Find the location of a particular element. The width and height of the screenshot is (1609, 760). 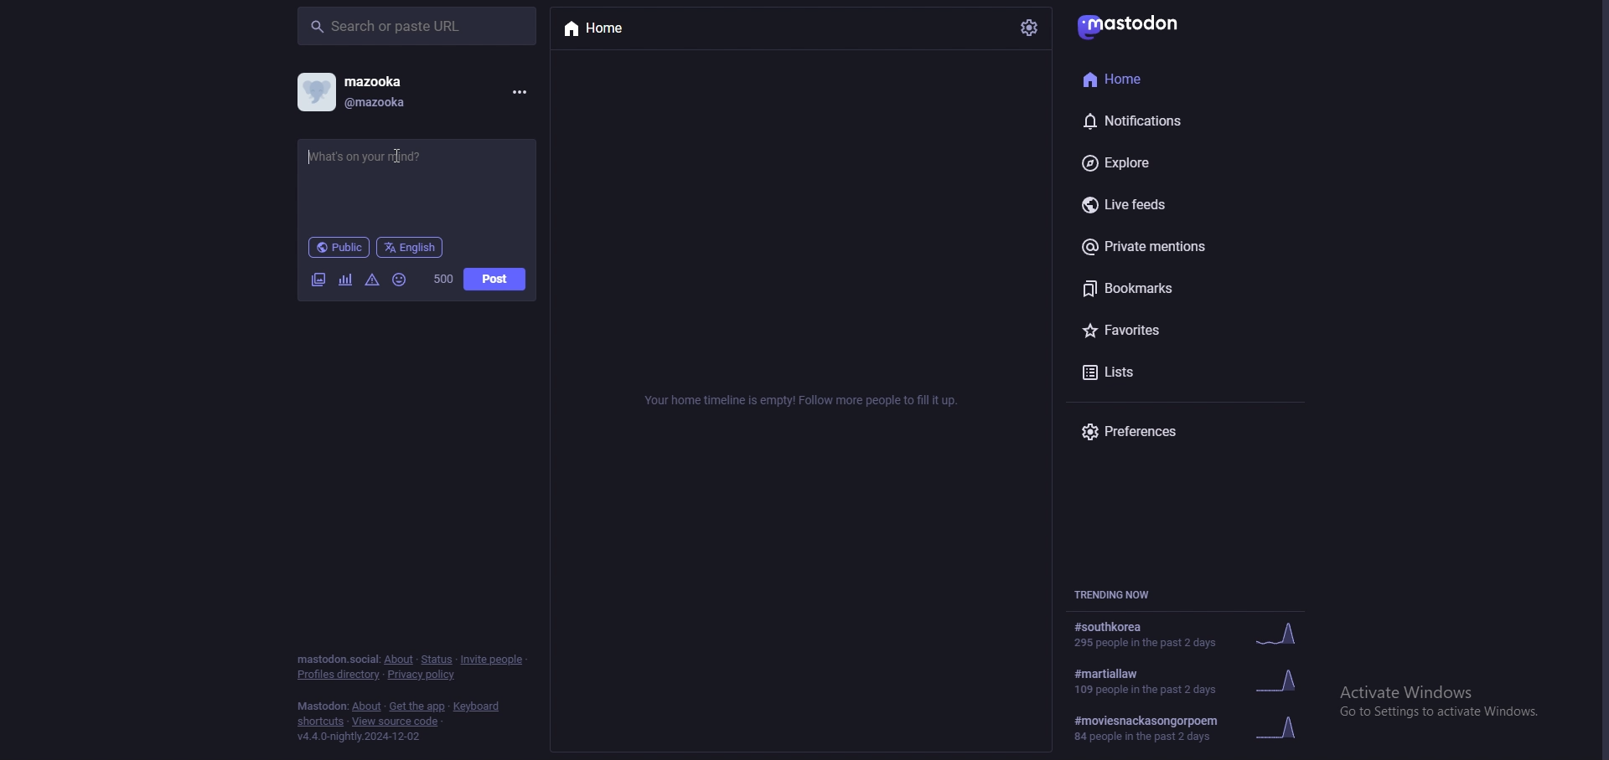

about is located at coordinates (366, 706).